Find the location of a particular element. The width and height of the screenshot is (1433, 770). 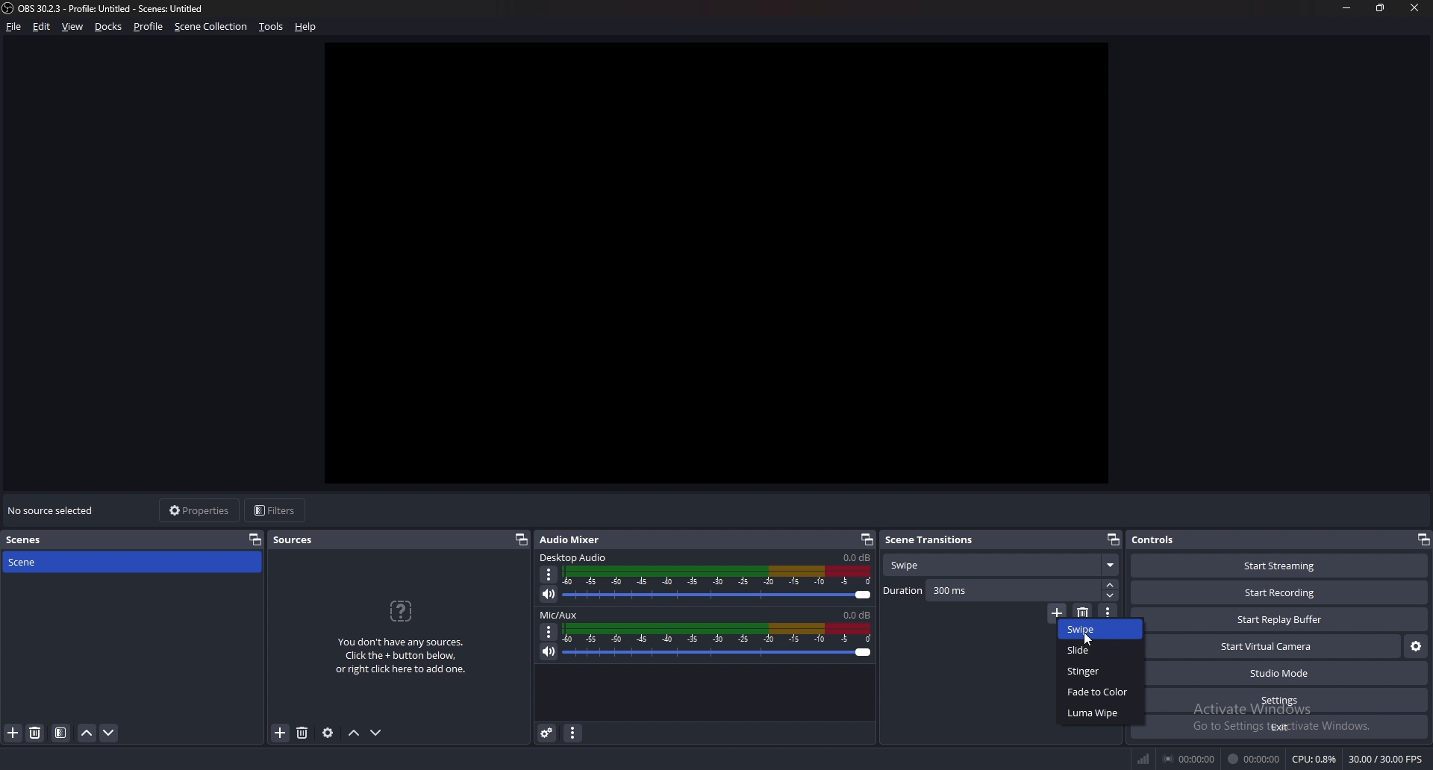

slide is located at coordinates (1101, 650).